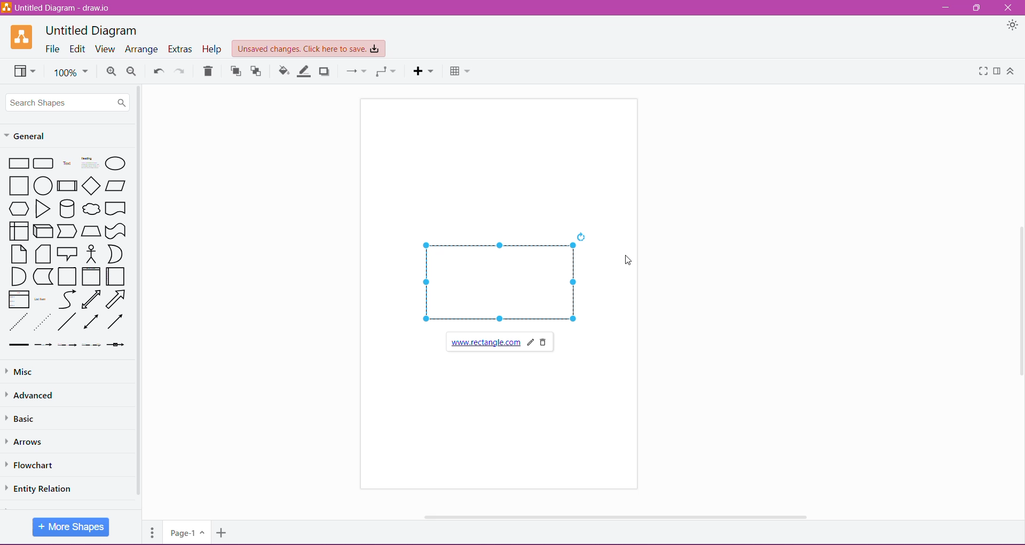  Describe the element at coordinates (977, 7) in the screenshot. I see `Restore Down` at that location.